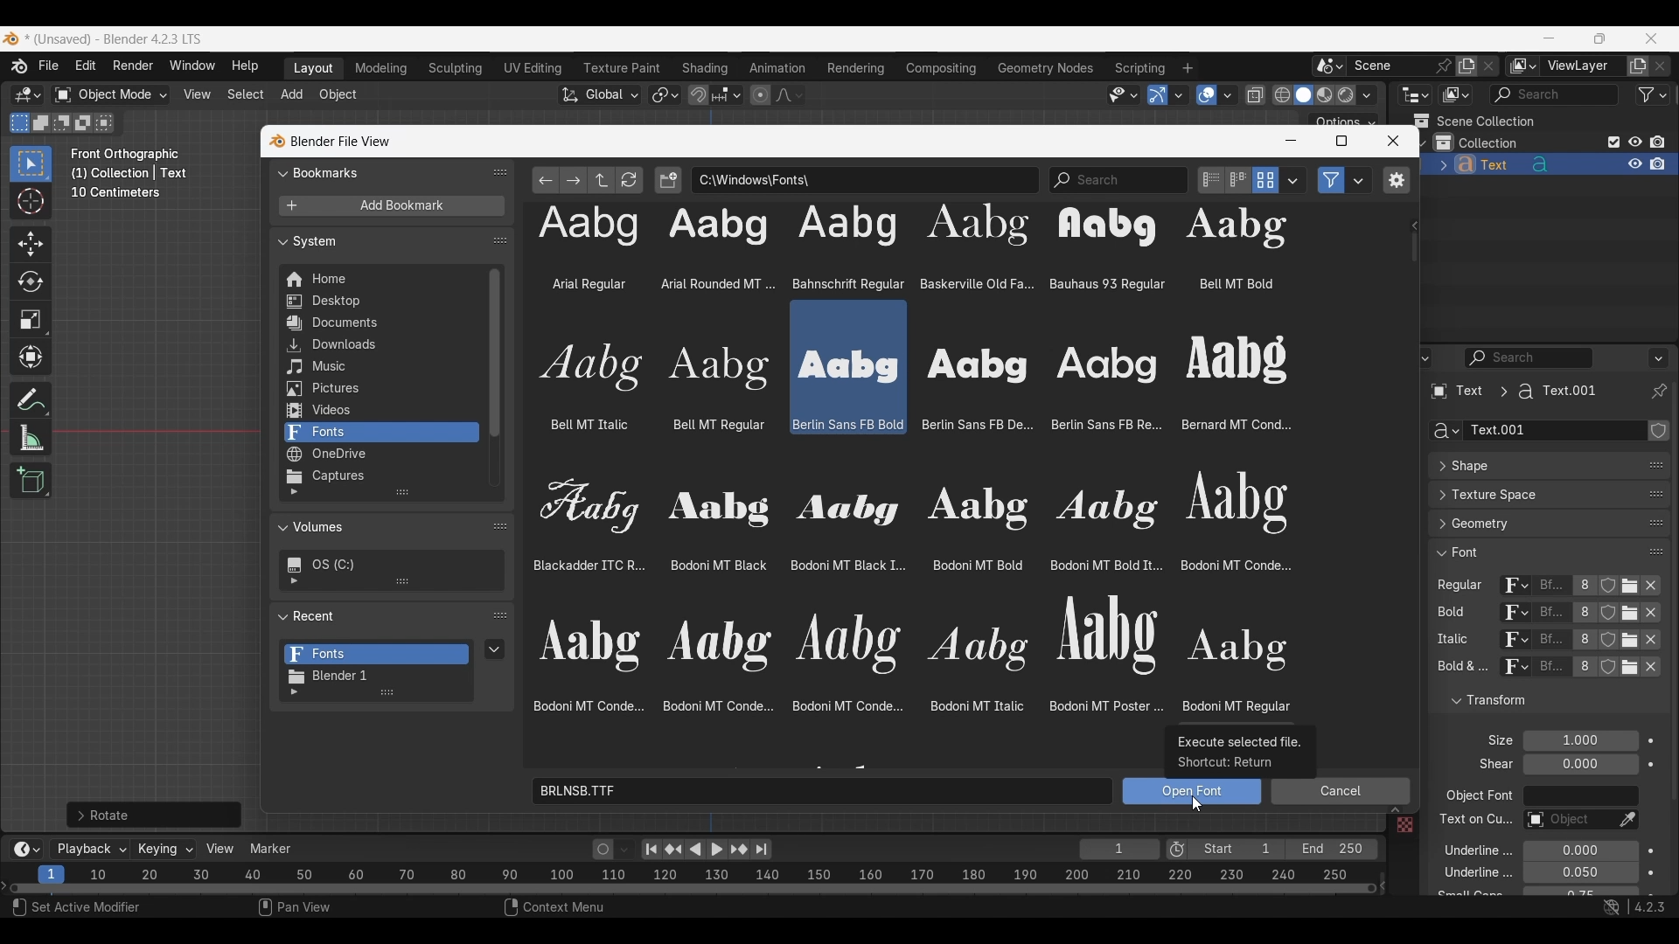 Image resolution: width=1679 pixels, height=944 pixels. Describe the element at coordinates (1447, 615) in the screenshot. I see `bold` at that location.